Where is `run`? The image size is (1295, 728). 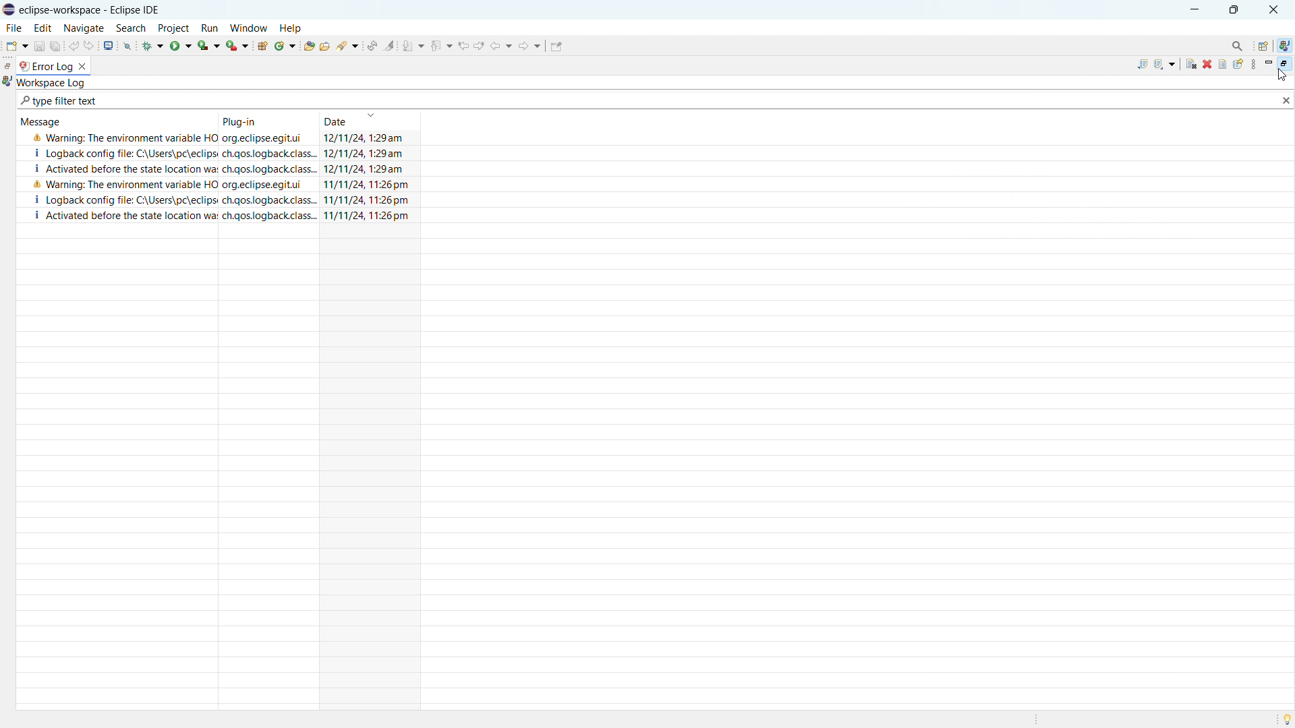 run is located at coordinates (213, 28).